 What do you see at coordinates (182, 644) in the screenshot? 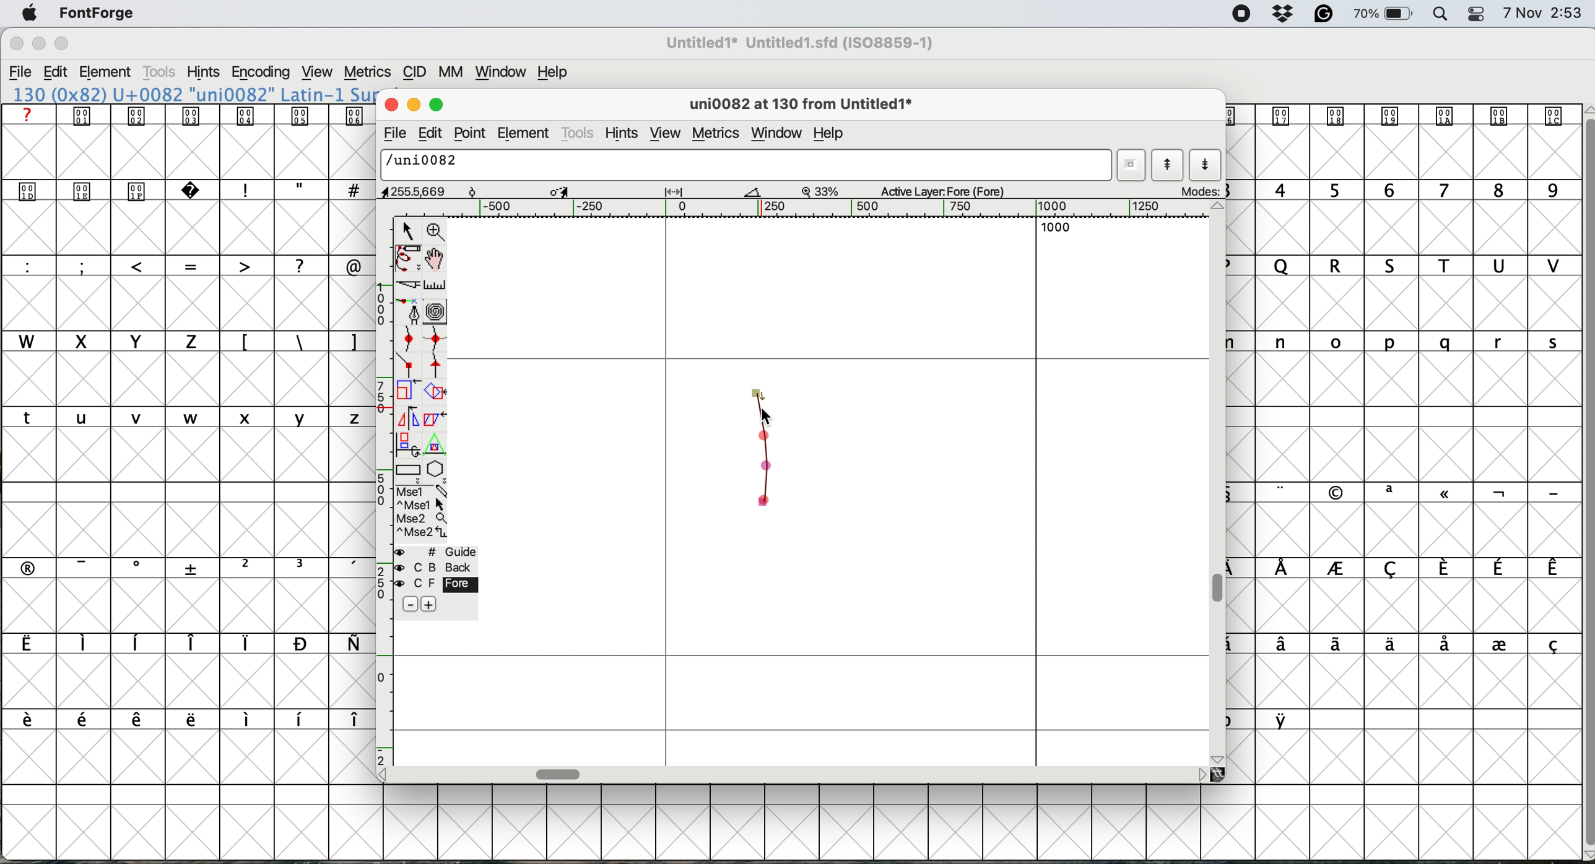
I see `special characters` at bounding box center [182, 644].